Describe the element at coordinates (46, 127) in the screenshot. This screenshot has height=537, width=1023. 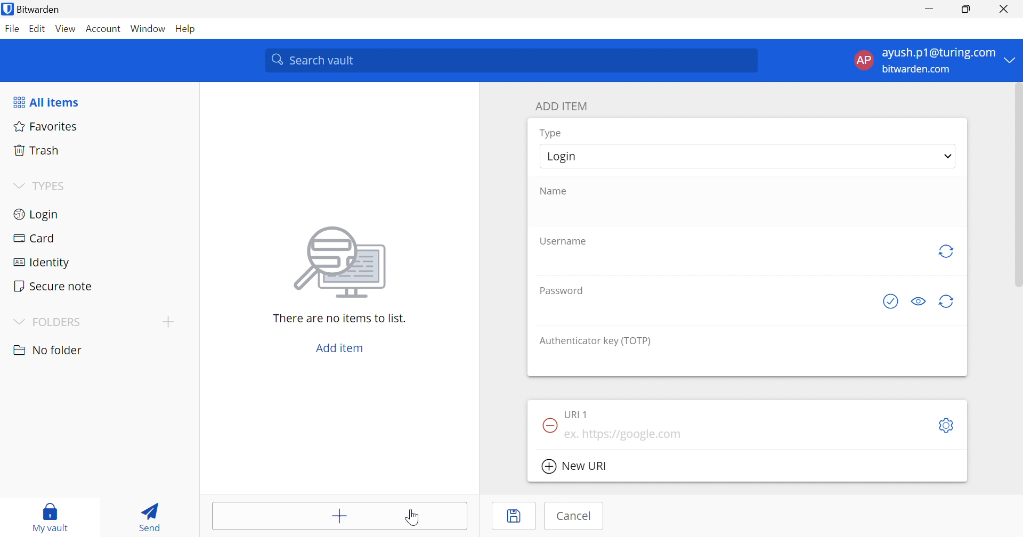
I see `Favorites` at that location.